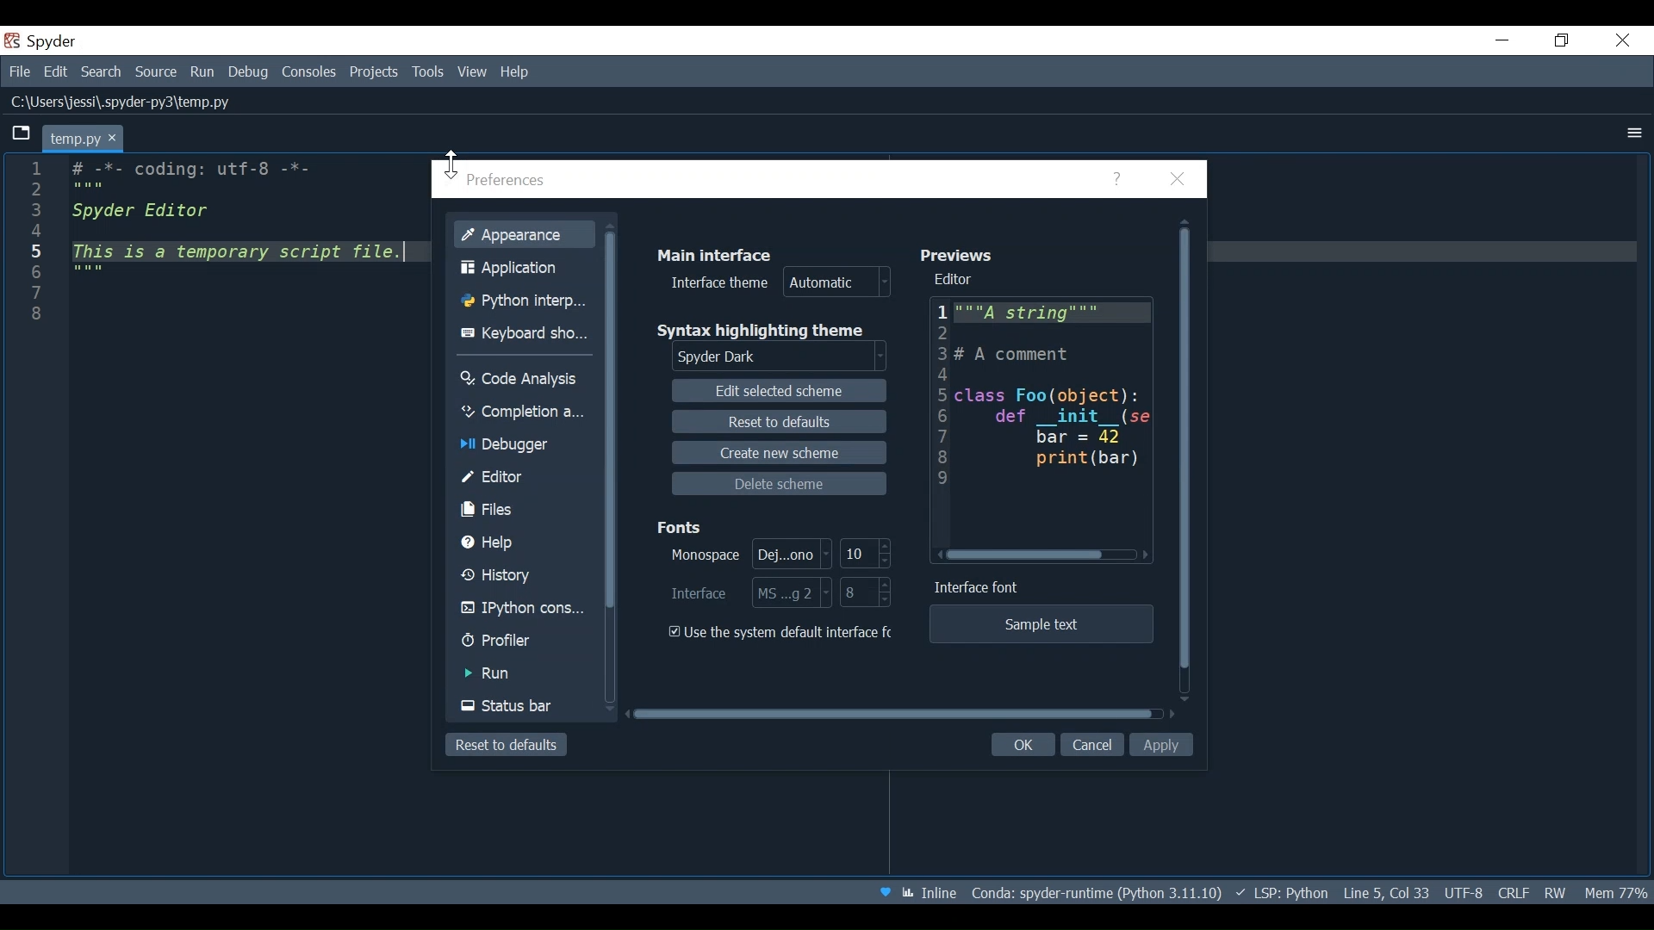 The width and height of the screenshot is (1654, 930). Describe the element at coordinates (1387, 891) in the screenshot. I see `Cursor Position` at that location.